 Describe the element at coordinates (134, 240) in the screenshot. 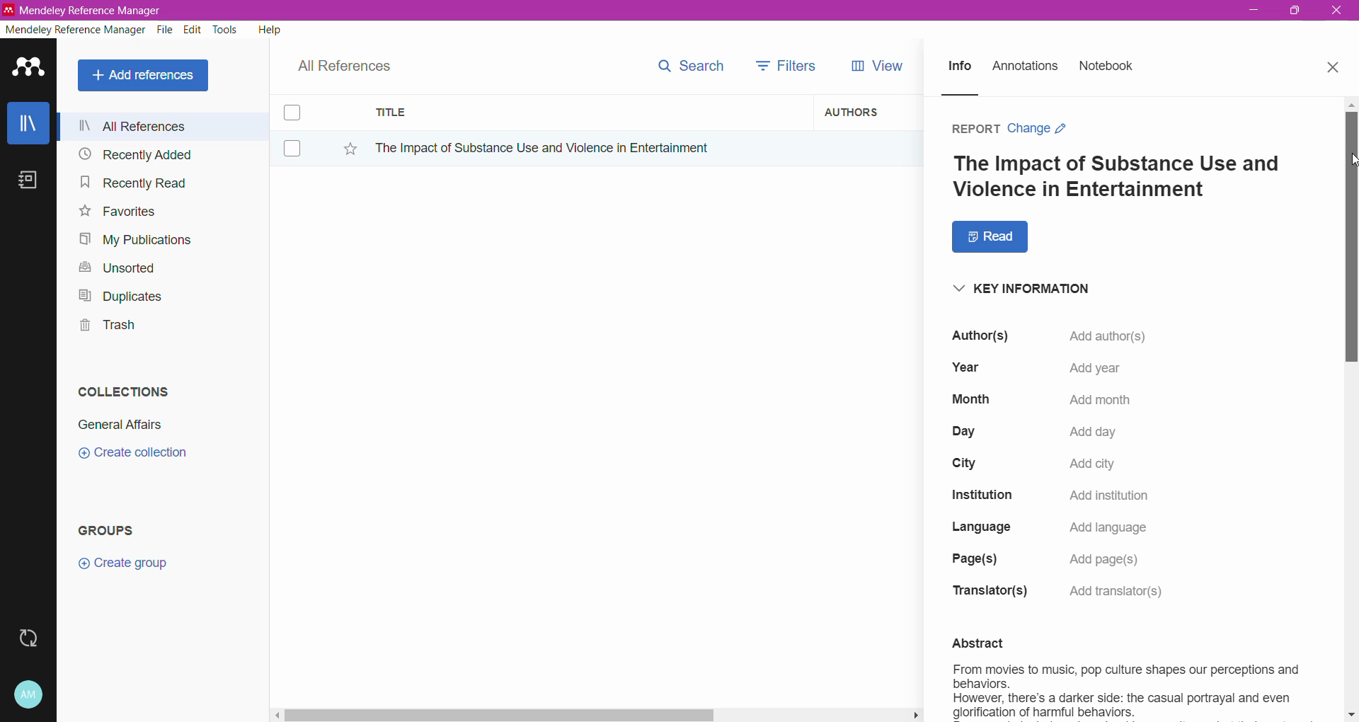

I see `My Publications` at that location.